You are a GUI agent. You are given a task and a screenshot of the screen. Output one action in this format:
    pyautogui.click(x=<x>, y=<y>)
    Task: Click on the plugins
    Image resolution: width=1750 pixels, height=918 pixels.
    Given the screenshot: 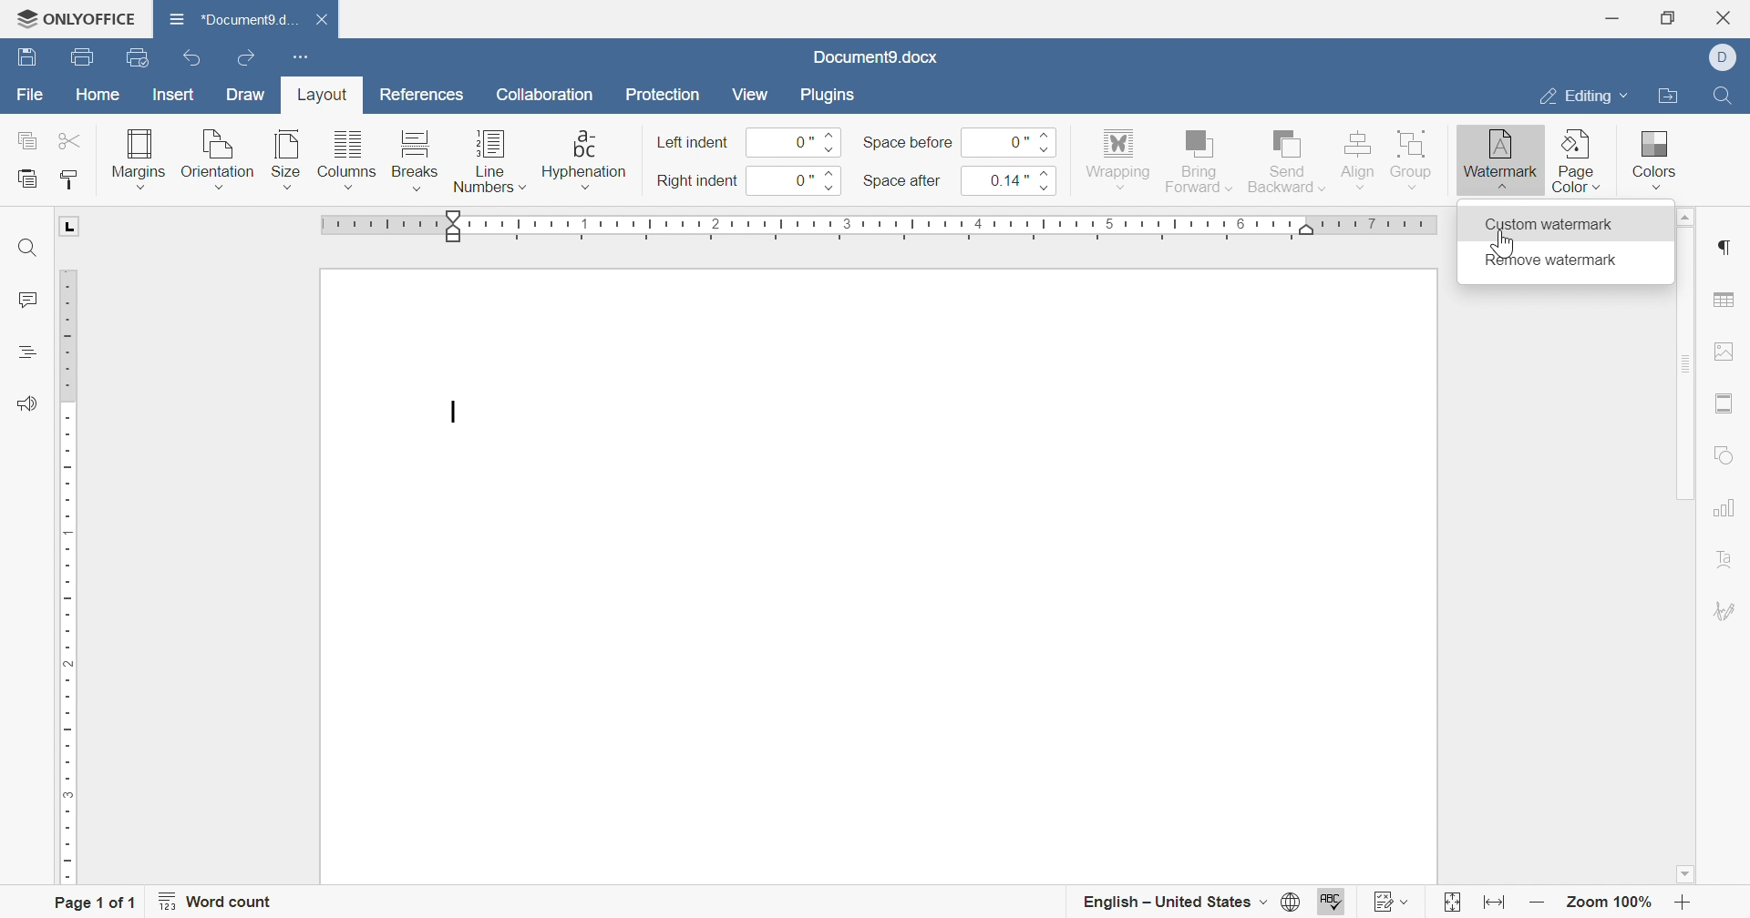 What is the action you would take?
    pyautogui.click(x=824, y=93)
    